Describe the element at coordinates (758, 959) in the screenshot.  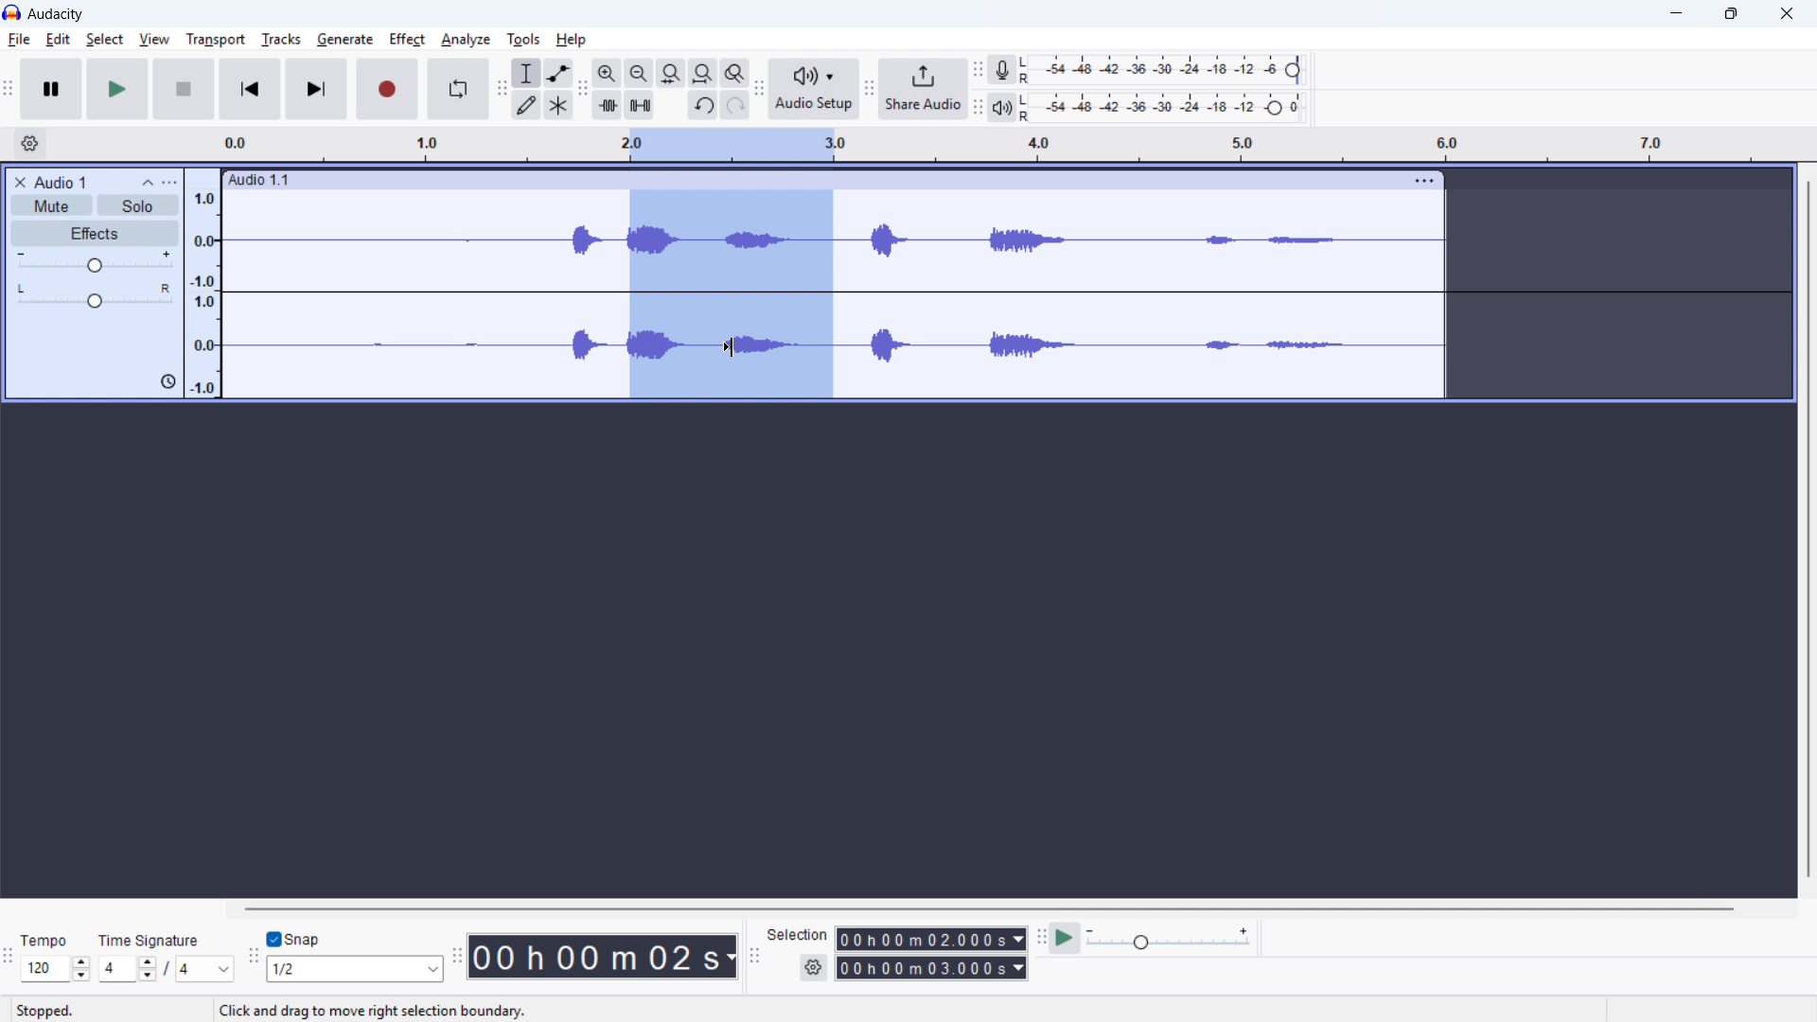
I see `Selection toolbar` at that location.